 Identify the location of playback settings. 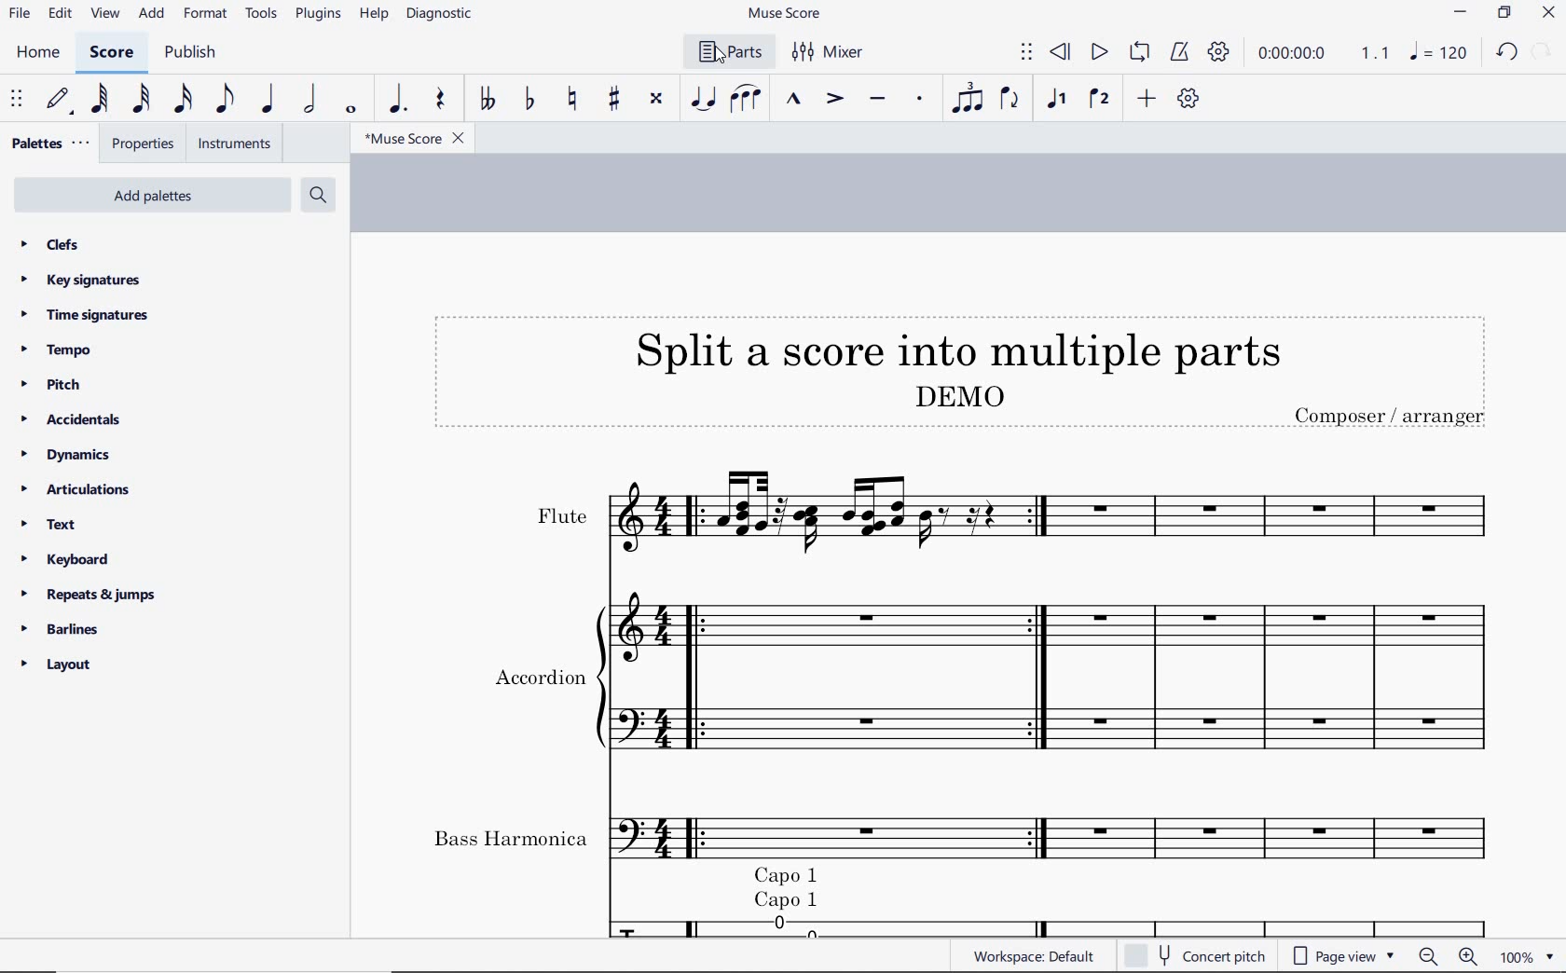
(1218, 50).